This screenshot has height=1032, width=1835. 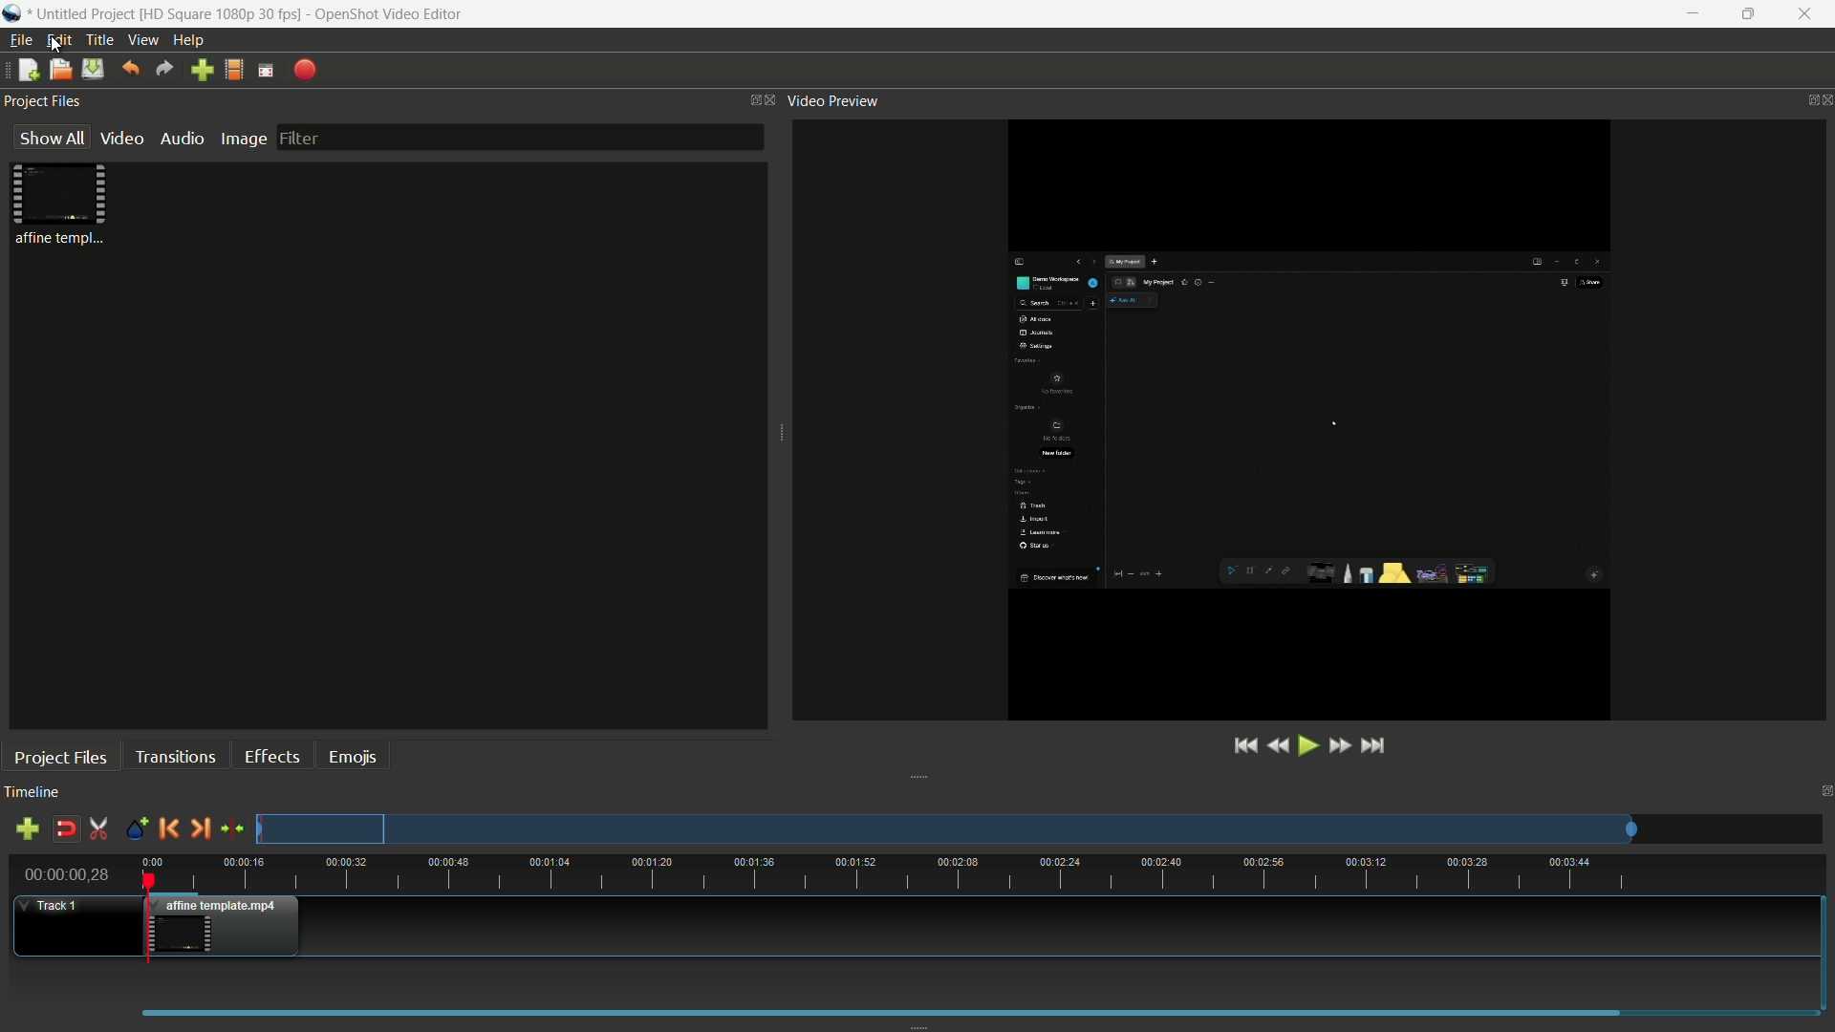 I want to click on rewind, so click(x=1278, y=746).